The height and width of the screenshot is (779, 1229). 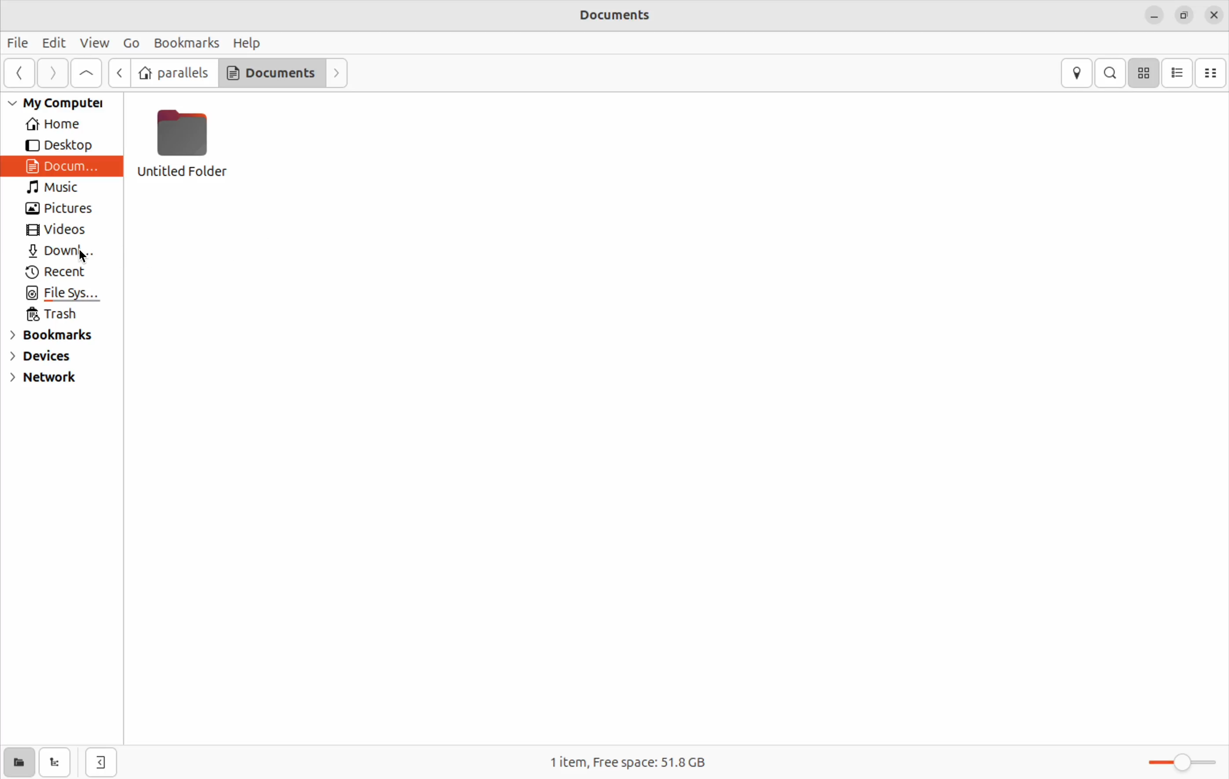 I want to click on 1 item free space 51.8Gb, so click(x=643, y=761).